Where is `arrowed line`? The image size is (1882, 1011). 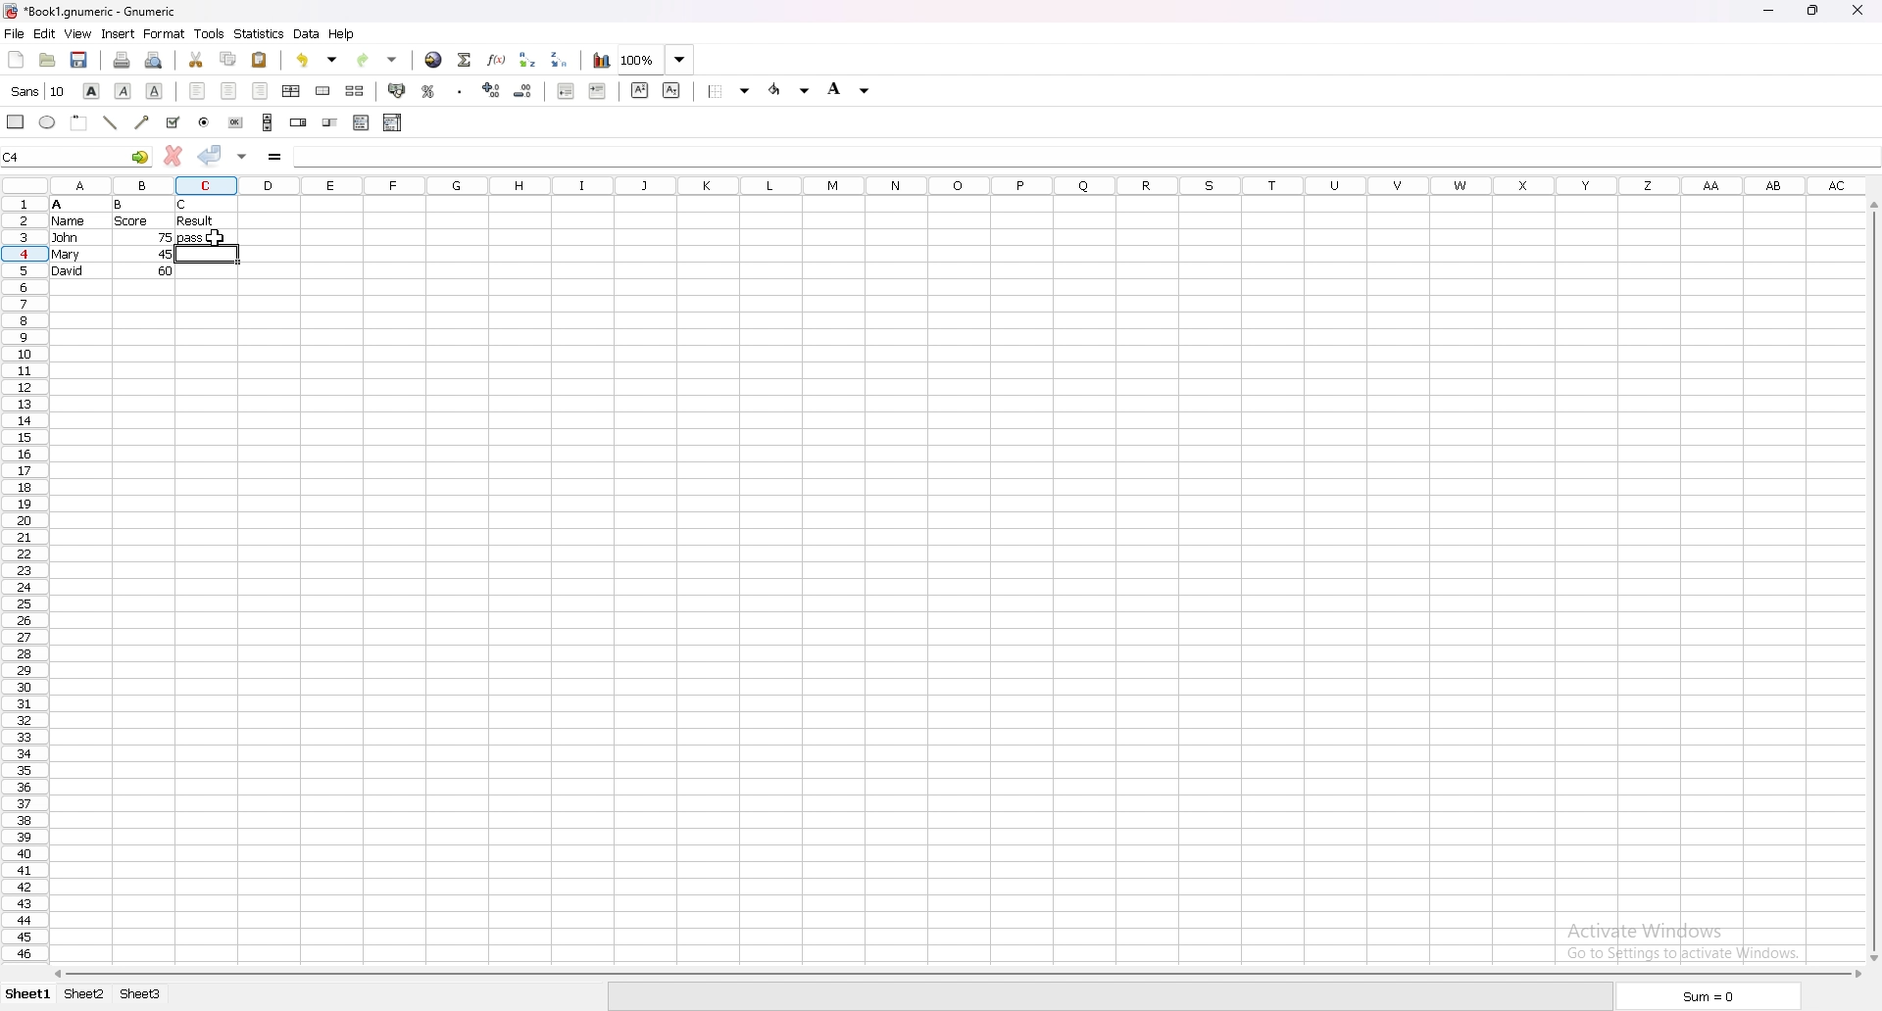 arrowed line is located at coordinates (144, 122).